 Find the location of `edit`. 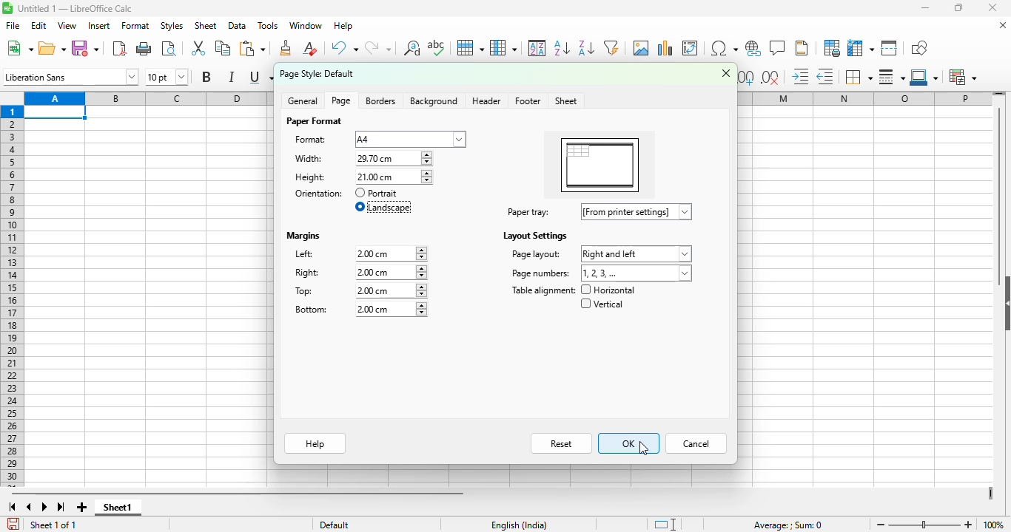

edit is located at coordinates (38, 26).